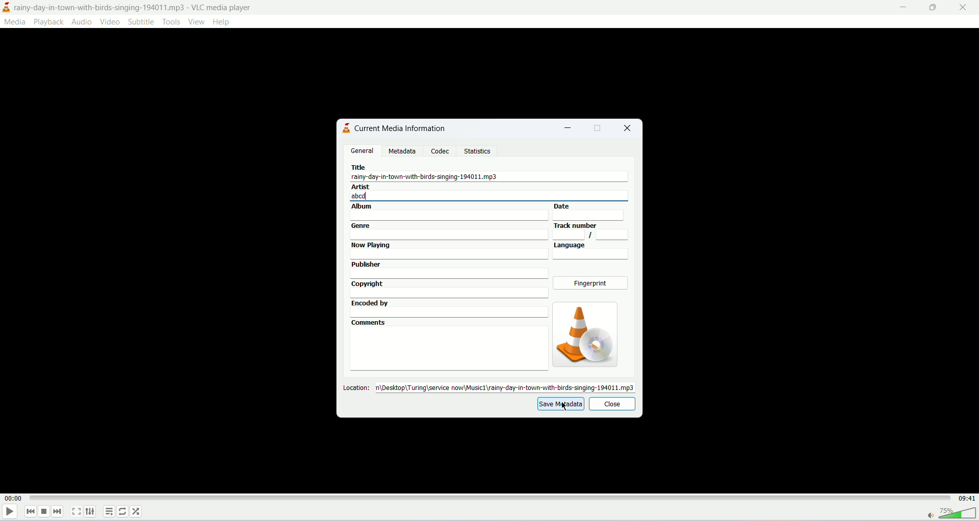  I want to click on track number, so click(591, 231).